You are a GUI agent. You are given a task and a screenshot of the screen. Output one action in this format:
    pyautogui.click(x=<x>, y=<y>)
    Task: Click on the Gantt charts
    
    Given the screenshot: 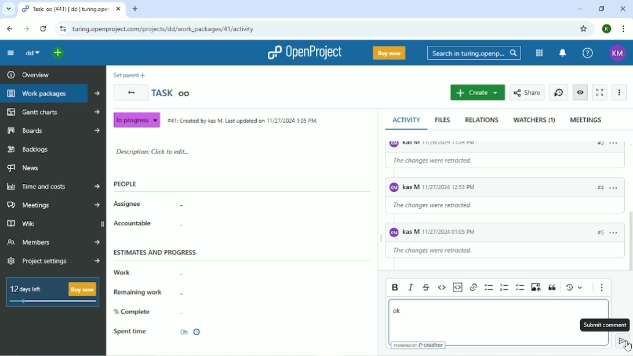 What is the action you would take?
    pyautogui.click(x=52, y=112)
    